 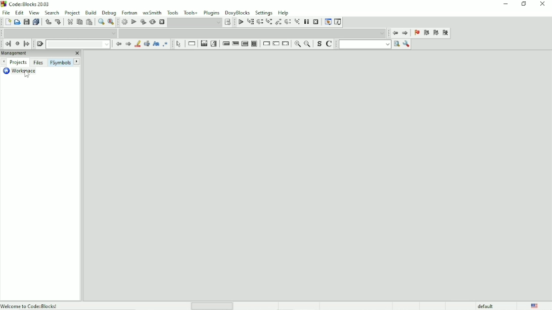 What do you see at coordinates (288, 22) in the screenshot?
I see `Next instruction` at bounding box center [288, 22].